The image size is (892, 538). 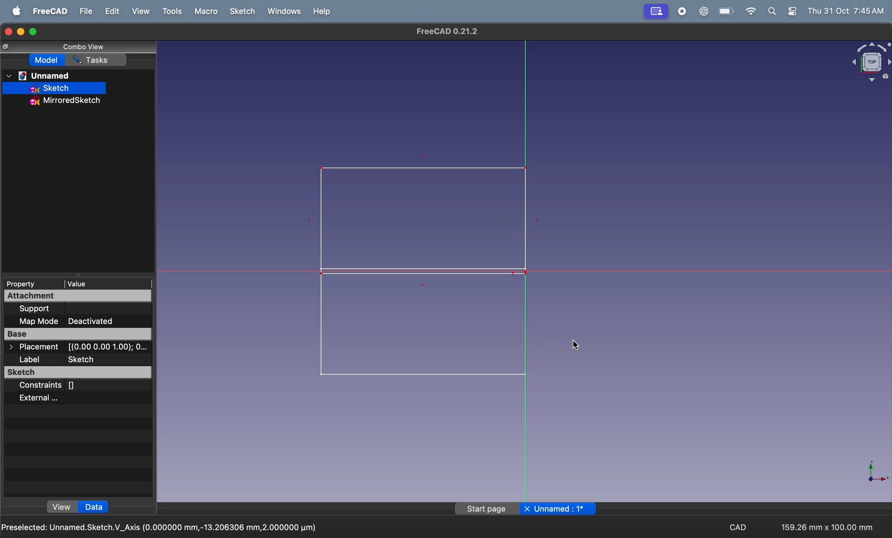 I want to click on time and date, so click(x=846, y=10).